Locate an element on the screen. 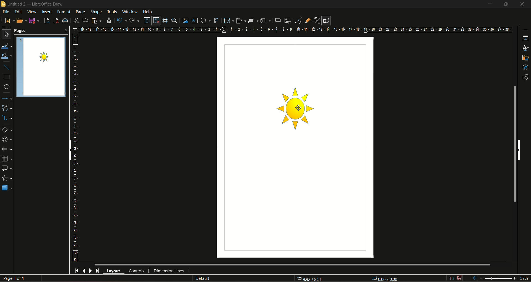 This screenshot has width=531, height=282. display grid is located at coordinates (147, 20).